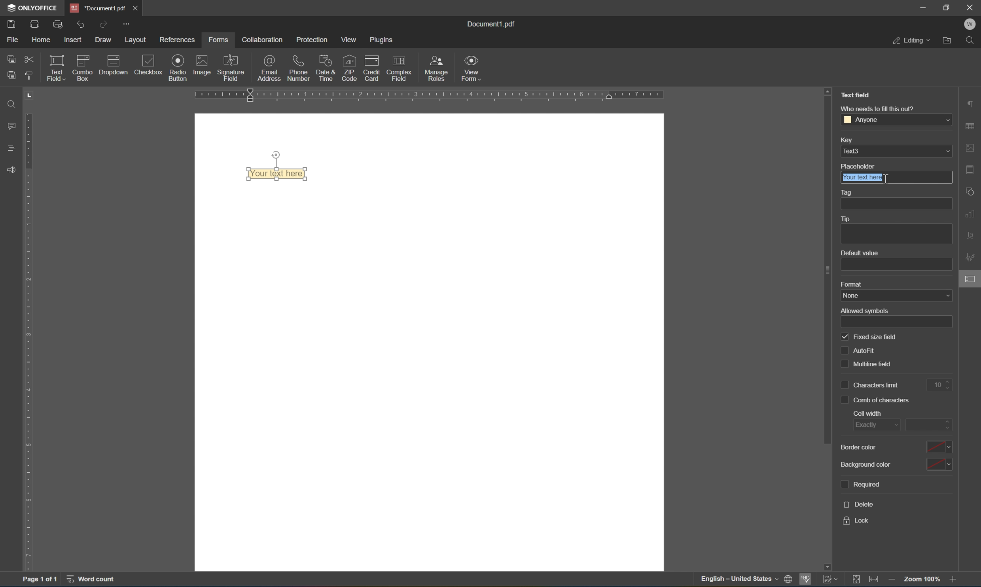 This screenshot has height=587, width=981. What do you see at coordinates (856, 97) in the screenshot?
I see `Text field` at bounding box center [856, 97].